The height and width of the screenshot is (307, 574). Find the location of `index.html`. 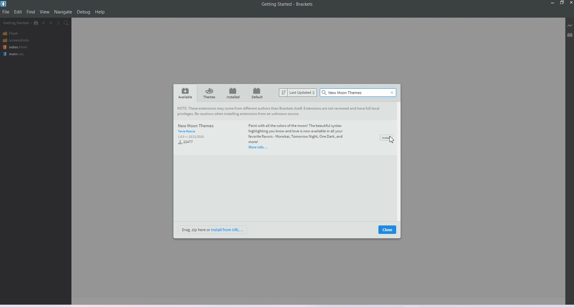

index.html is located at coordinates (14, 47).